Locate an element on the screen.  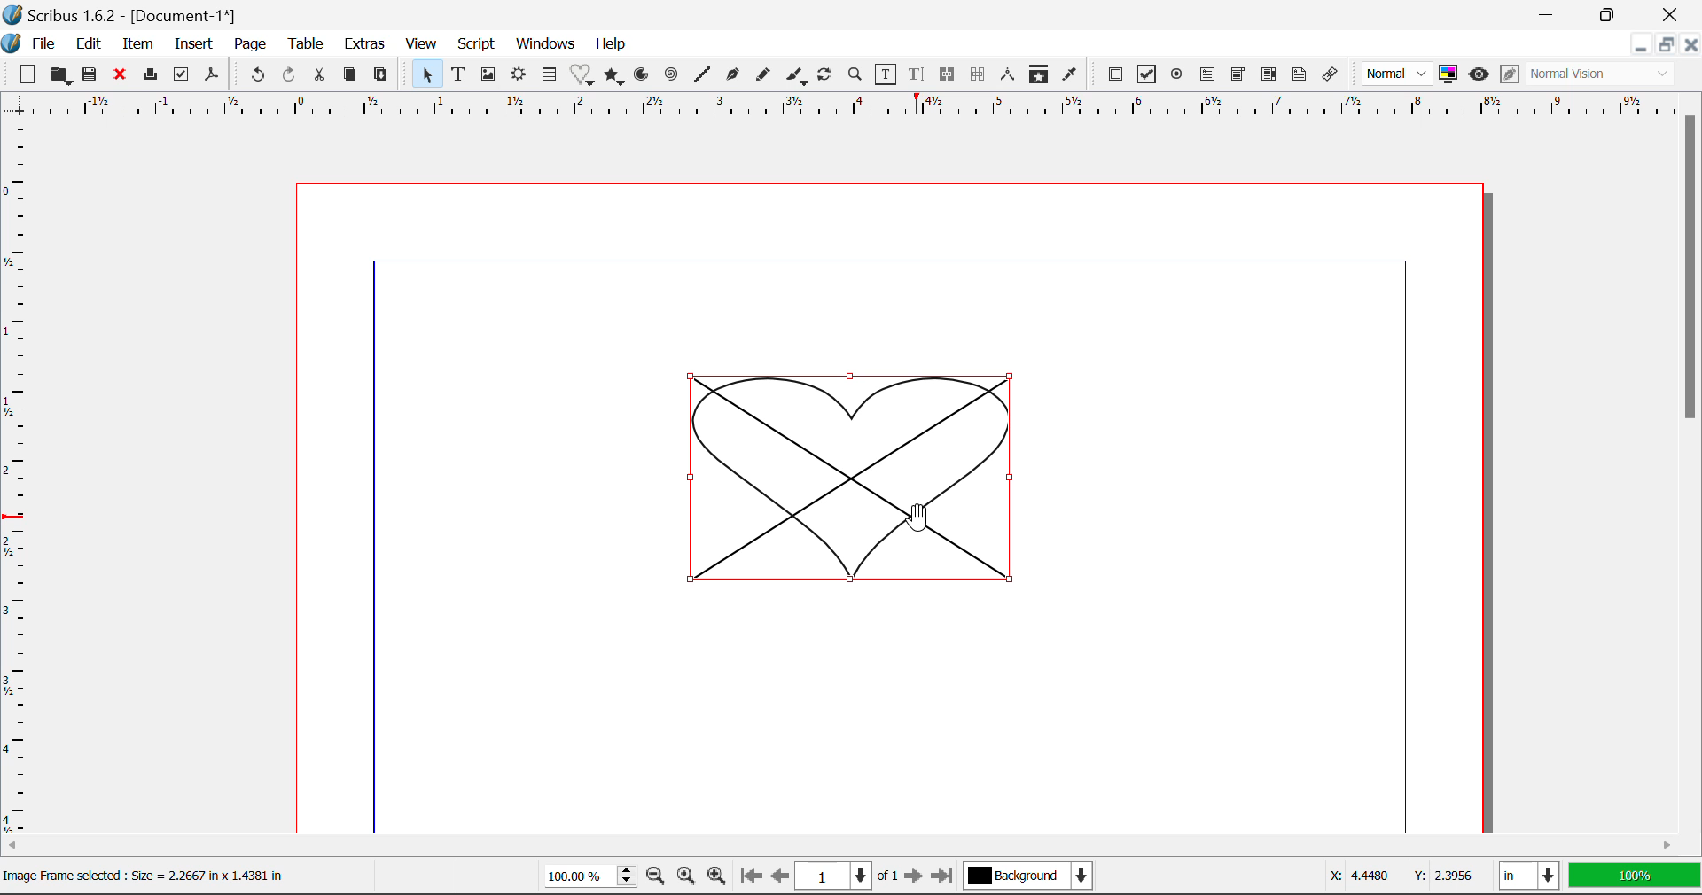
Spiral is located at coordinates (672, 75).